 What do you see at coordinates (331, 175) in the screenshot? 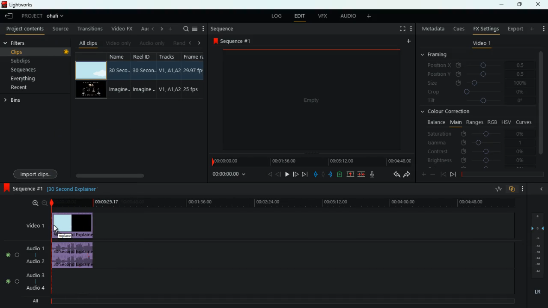
I see `push` at bounding box center [331, 175].